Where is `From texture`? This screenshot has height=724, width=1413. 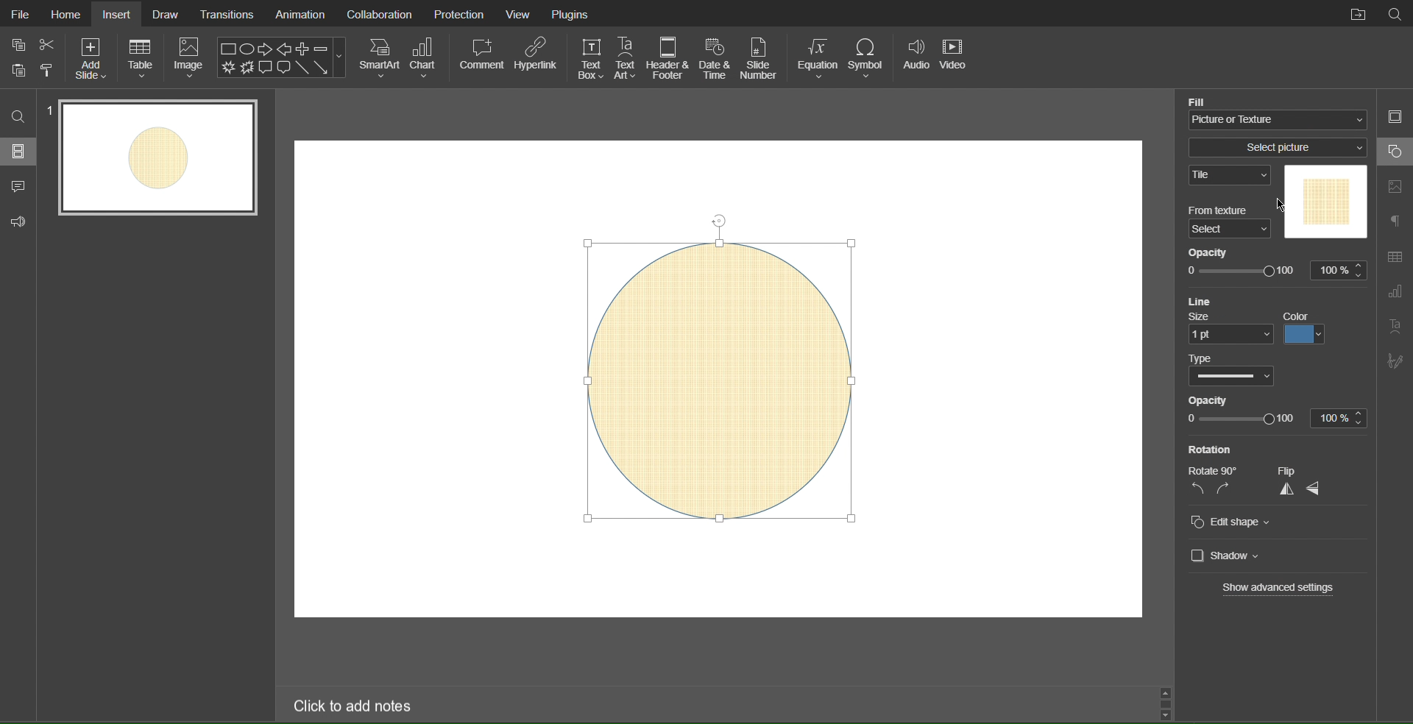 From texture is located at coordinates (1229, 210).